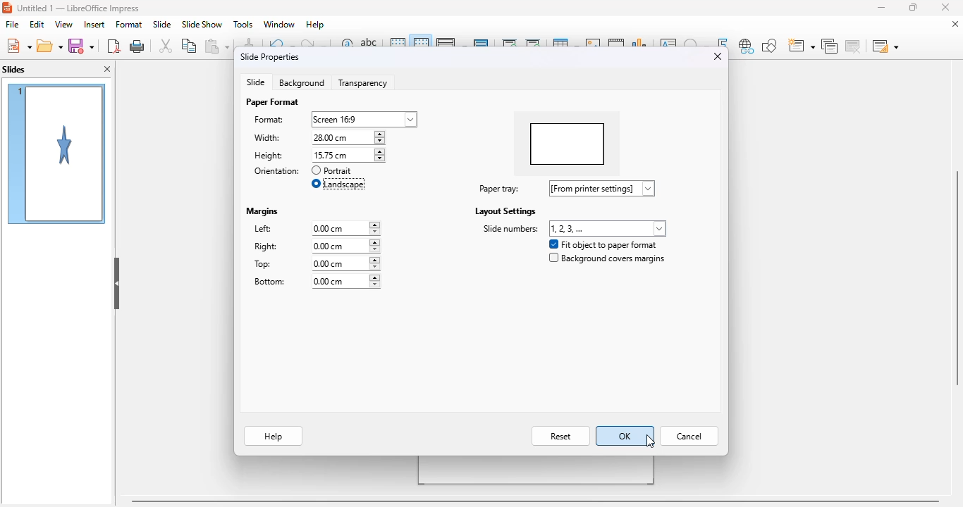 The height and width of the screenshot is (507, 963). What do you see at coordinates (853, 46) in the screenshot?
I see `delete slide` at bounding box center [853, 46].